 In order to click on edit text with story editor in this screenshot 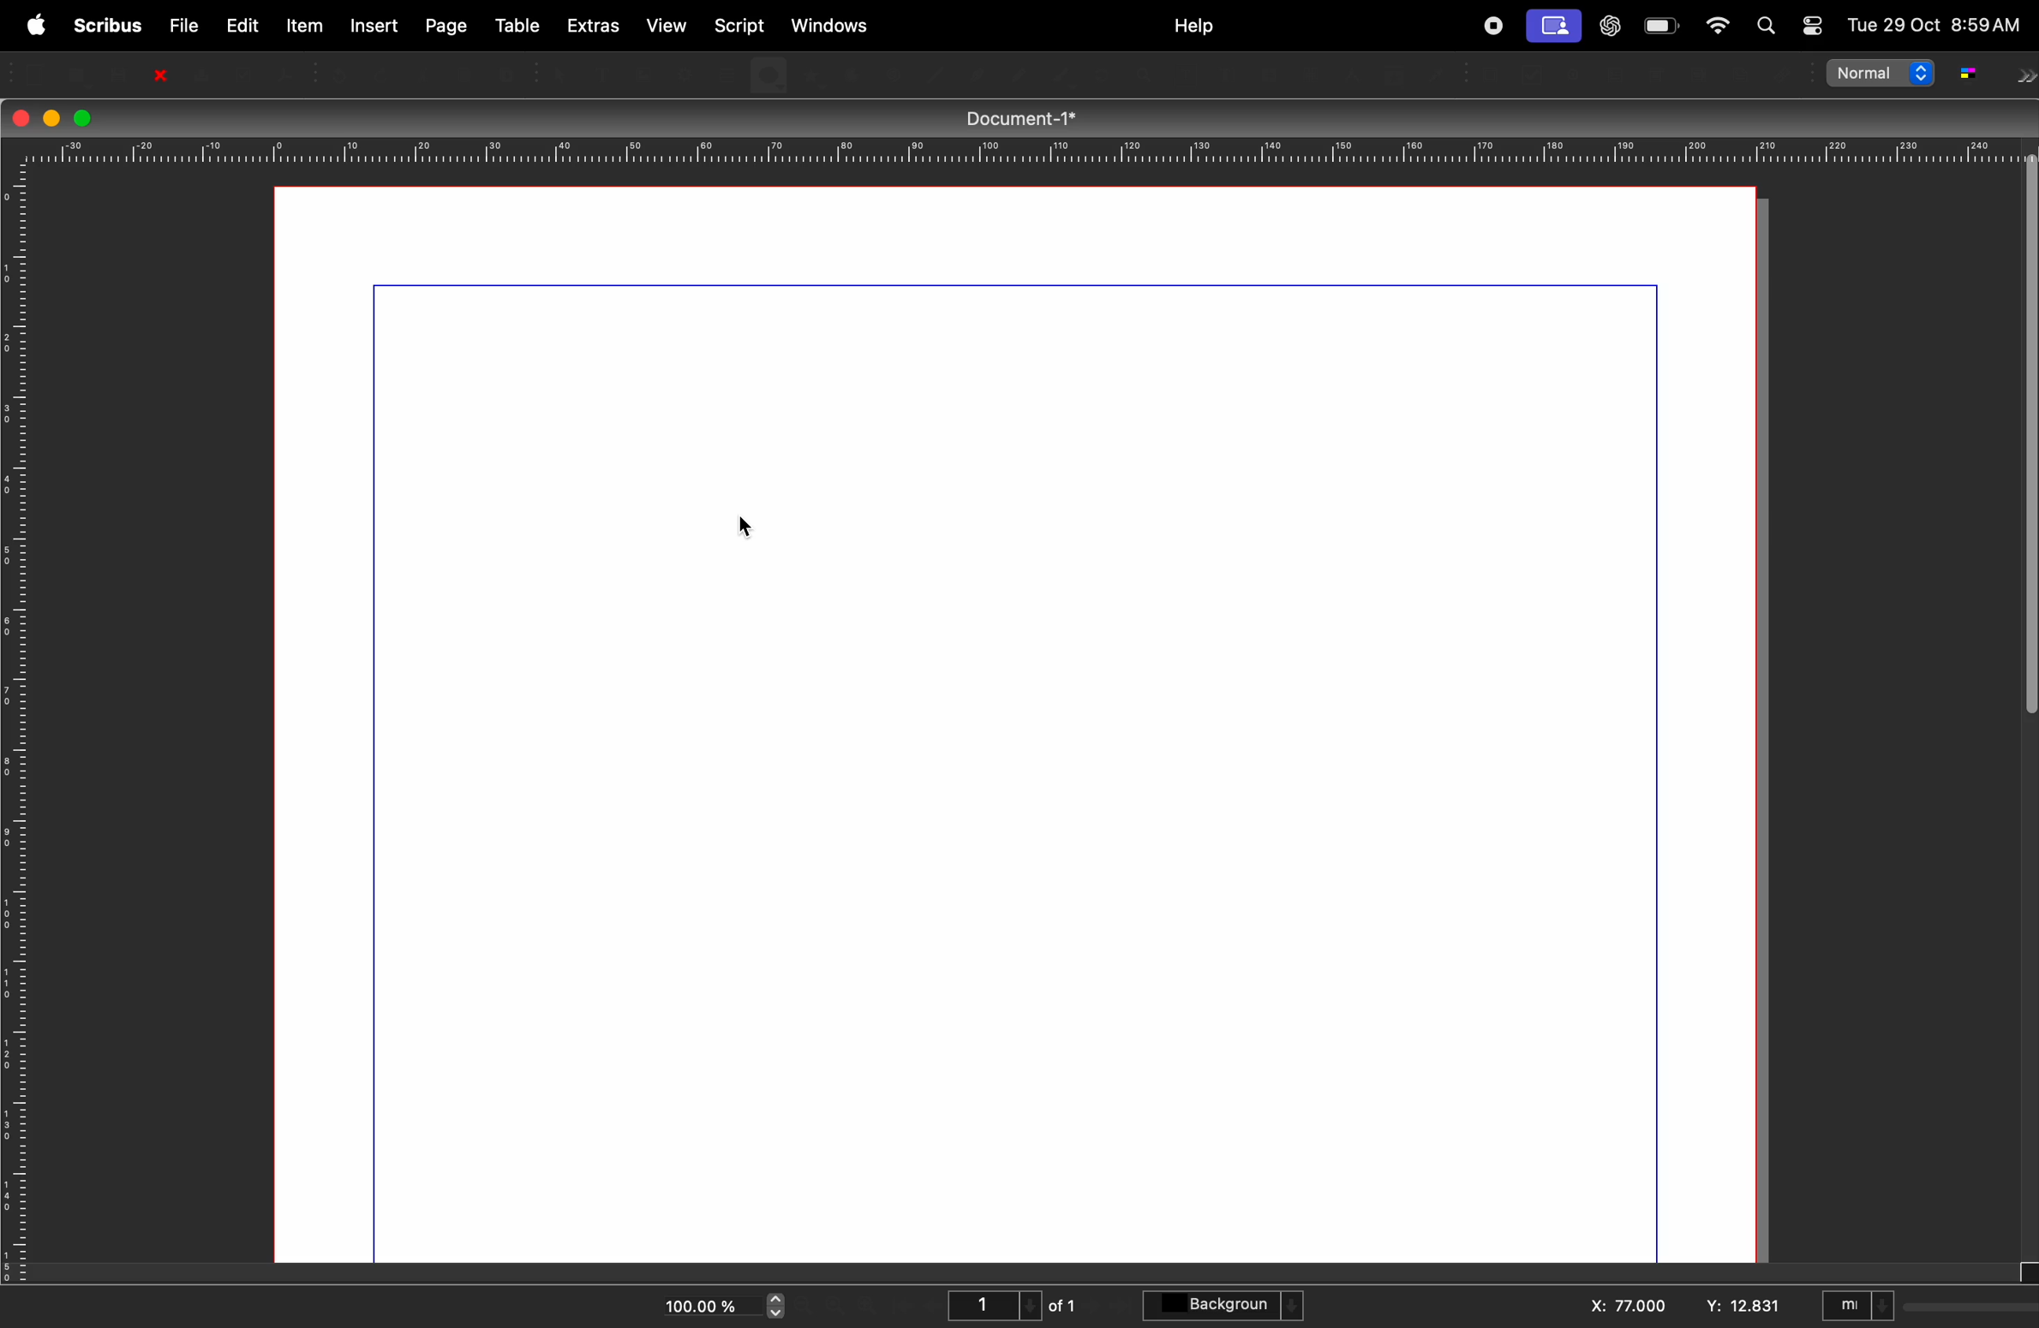, I will do `click(1226, 74)`.